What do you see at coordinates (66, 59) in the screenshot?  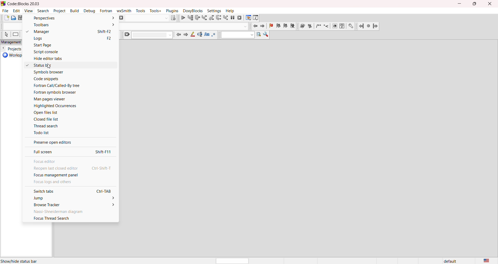 I see `hide editor tabs` at bounding box center [66, 59].